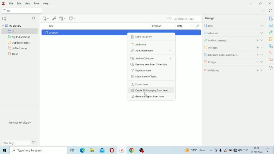 The width and height of the screenshot is (274, 154). Describe the element at coordinates (35, 142) in the screenshot. I see `Actions` at that location.